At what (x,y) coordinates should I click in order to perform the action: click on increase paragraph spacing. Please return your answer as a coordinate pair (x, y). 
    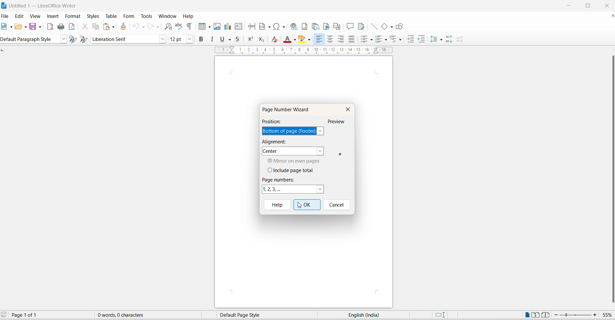
    Looking at the image, I should click on (450, 40).